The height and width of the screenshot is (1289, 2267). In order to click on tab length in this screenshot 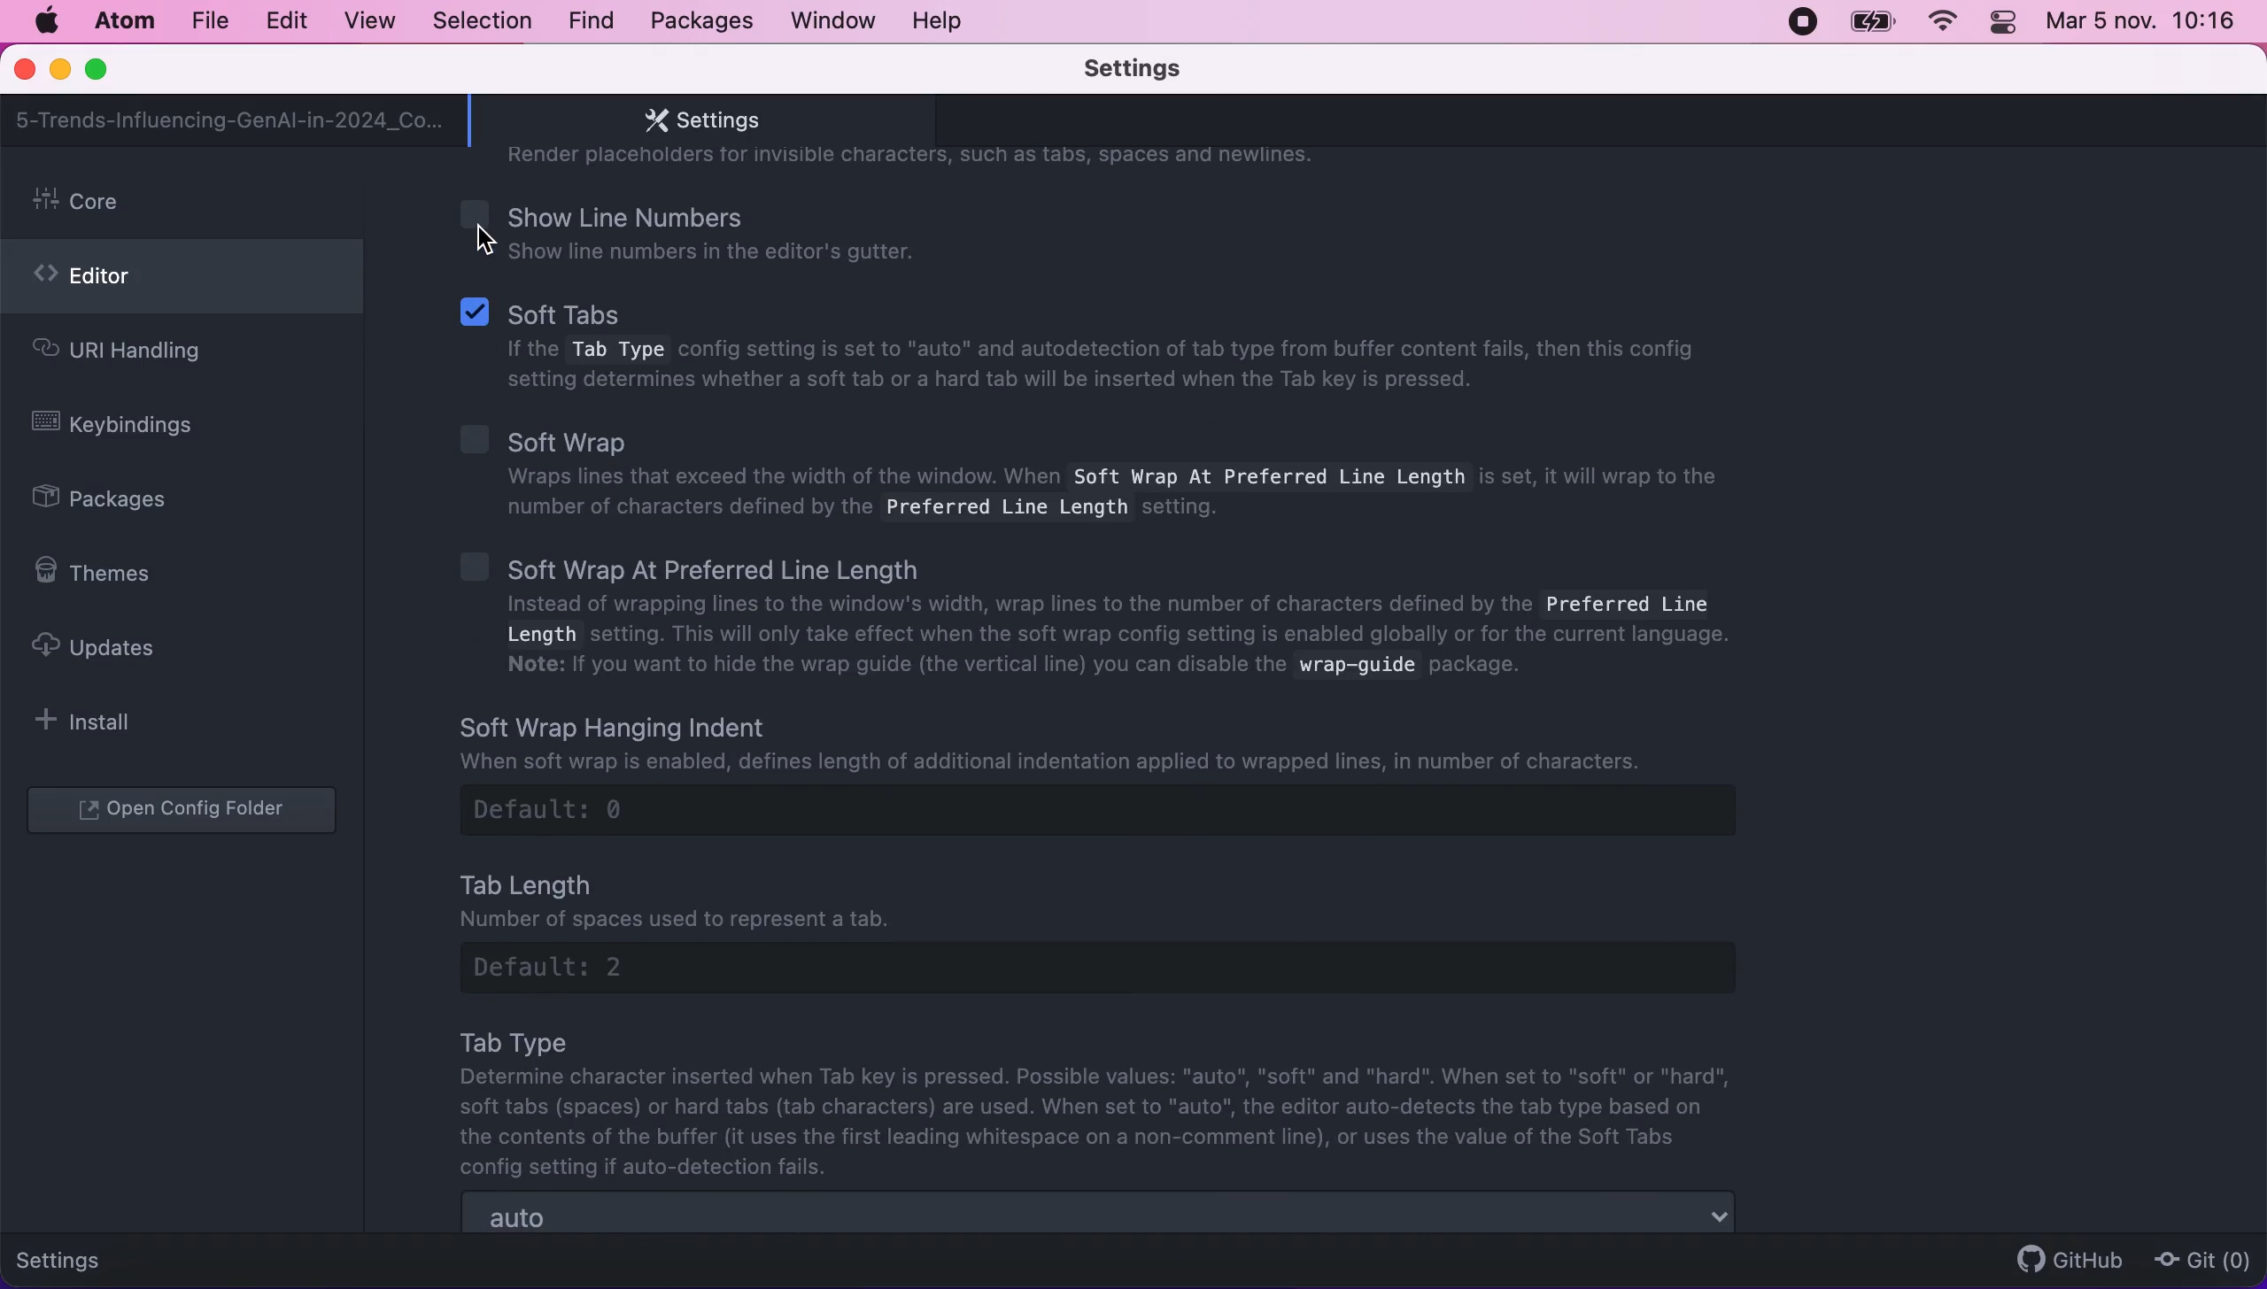, I will do `click(1125, 928)`.